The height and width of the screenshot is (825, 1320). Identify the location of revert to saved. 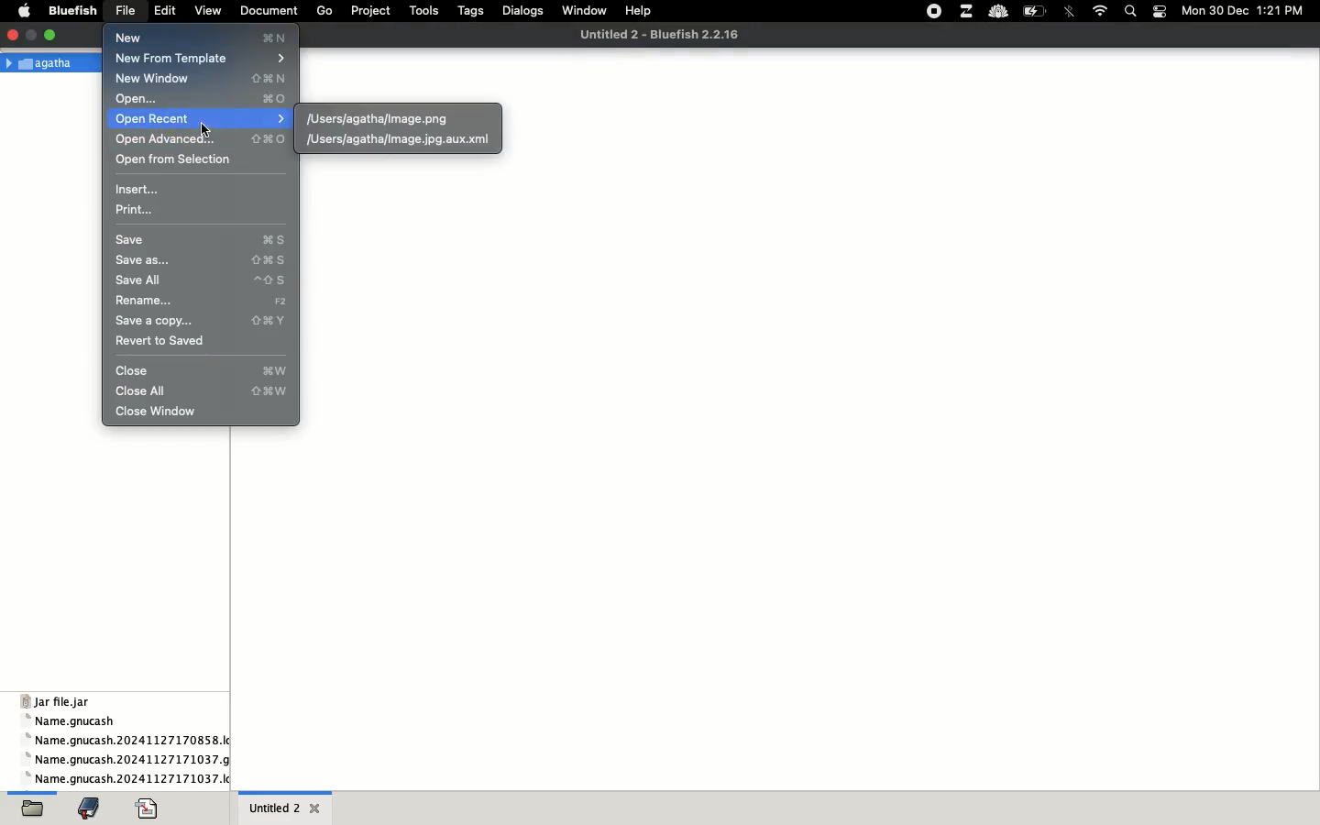
(160, 339).